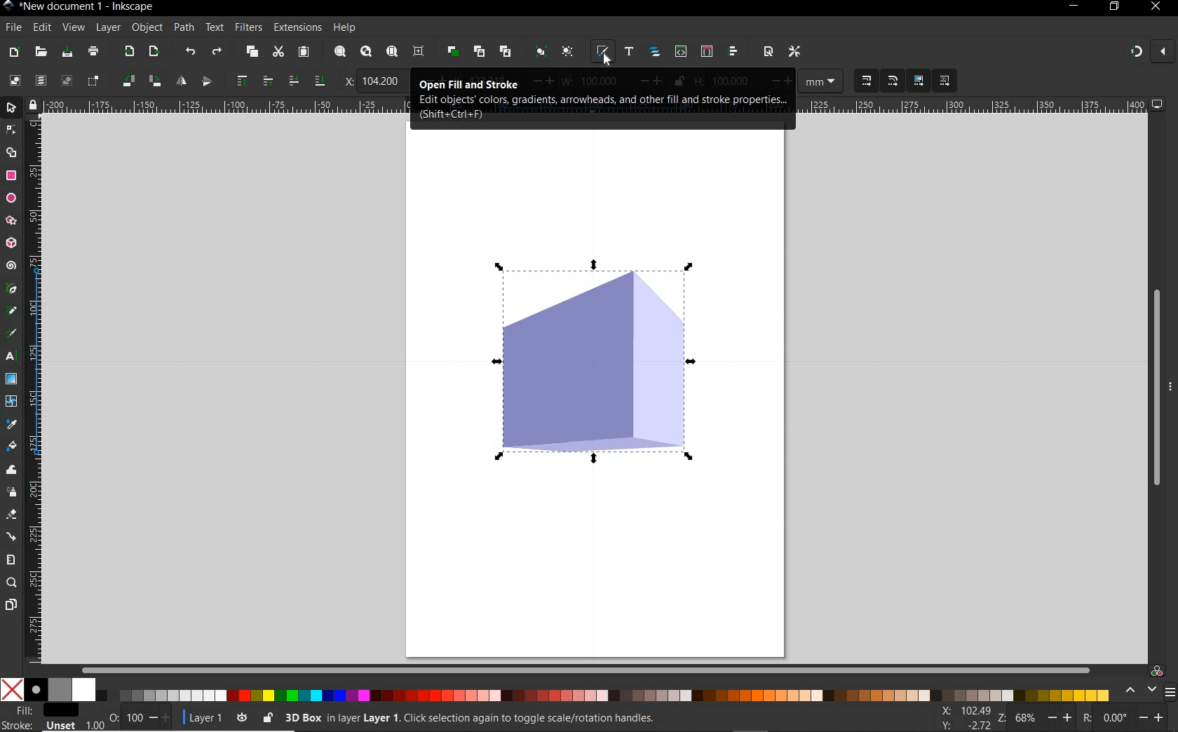 This screenshot has width=1178, height=732. Describe the element at coordinates (11, 176) in the screenshot. I see `RECTANGLE TOOL` at that location.